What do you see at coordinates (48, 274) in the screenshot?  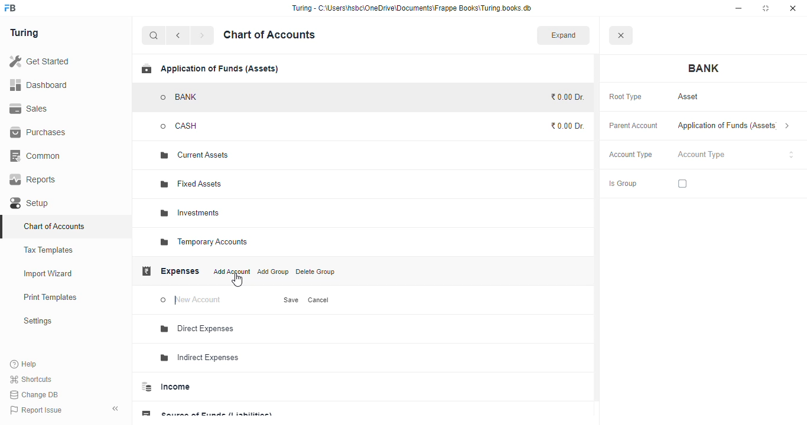 I see `import wizard` at bounding box center [48, 274].